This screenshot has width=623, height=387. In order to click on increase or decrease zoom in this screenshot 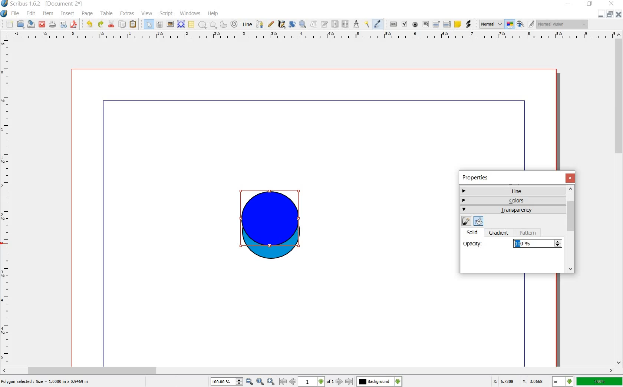, I will do `click(239, 381)`.